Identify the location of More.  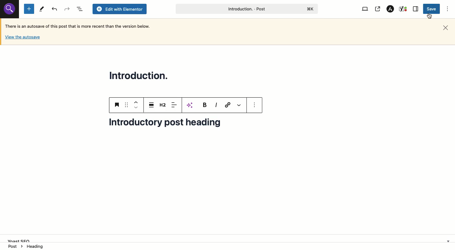
(240, 105).